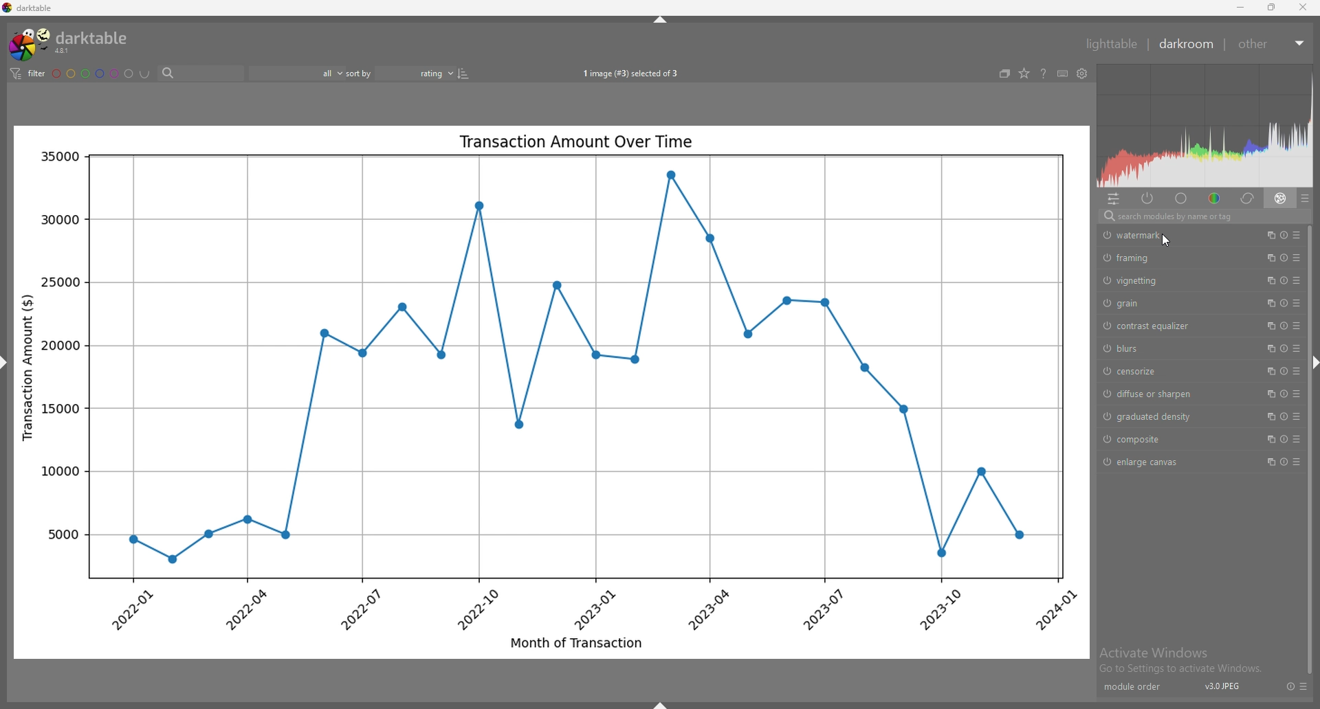 The image size is (1320, 709). What do you see at coordinates (1281, 199) in the screenshot?
I see `effect` at bounding box center [1281, 199].